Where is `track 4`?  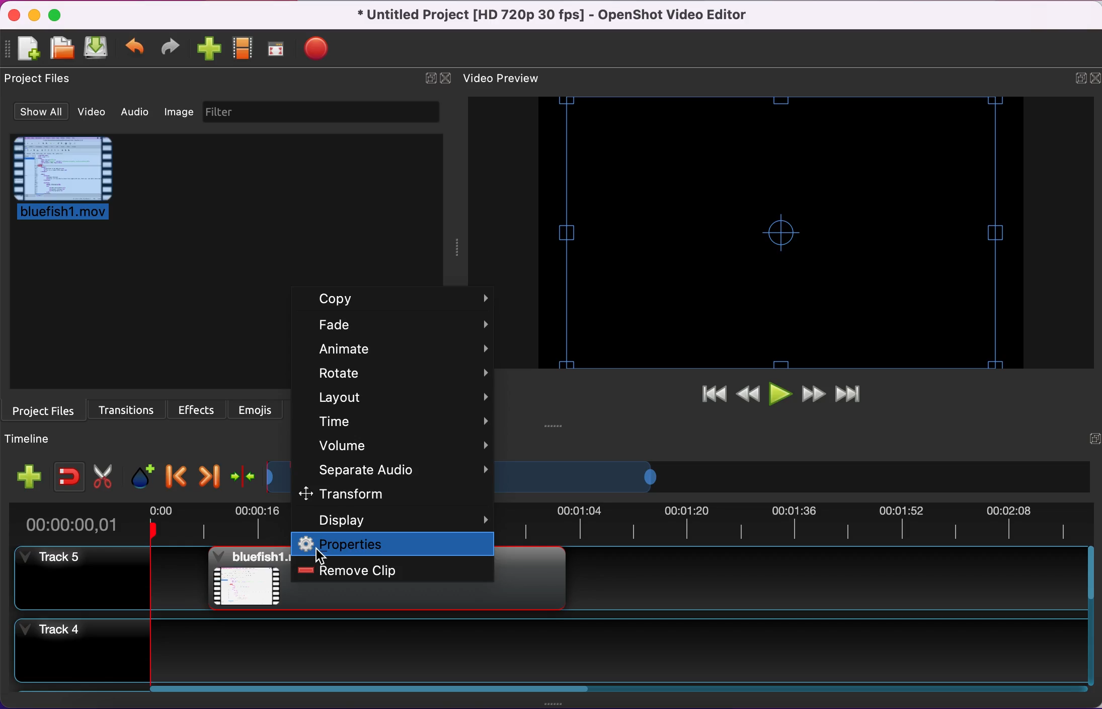
track 4 is located at coordinates (550, 650).